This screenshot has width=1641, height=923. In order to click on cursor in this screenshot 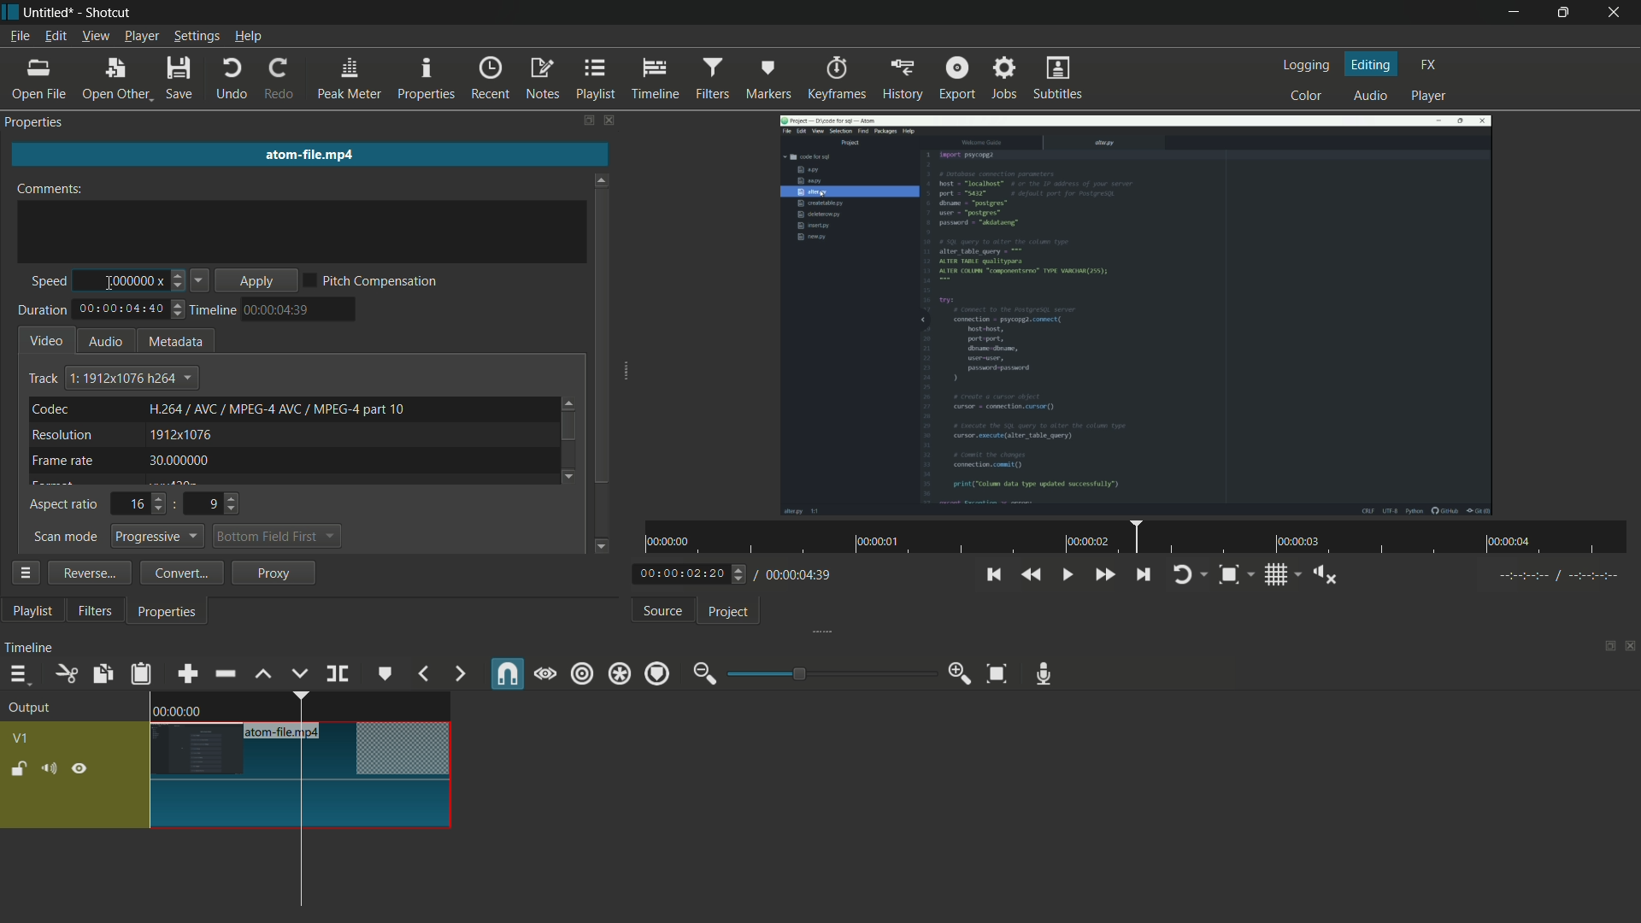, I will do `click(110, 283)`.